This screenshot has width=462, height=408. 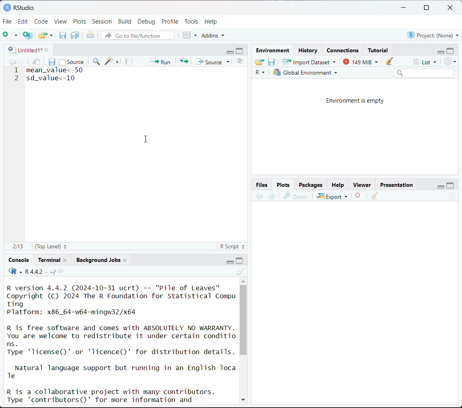 What do you see at coordinates (439, 51) in the screenshot?
I see `minimize` at bounding box center [439, 51].